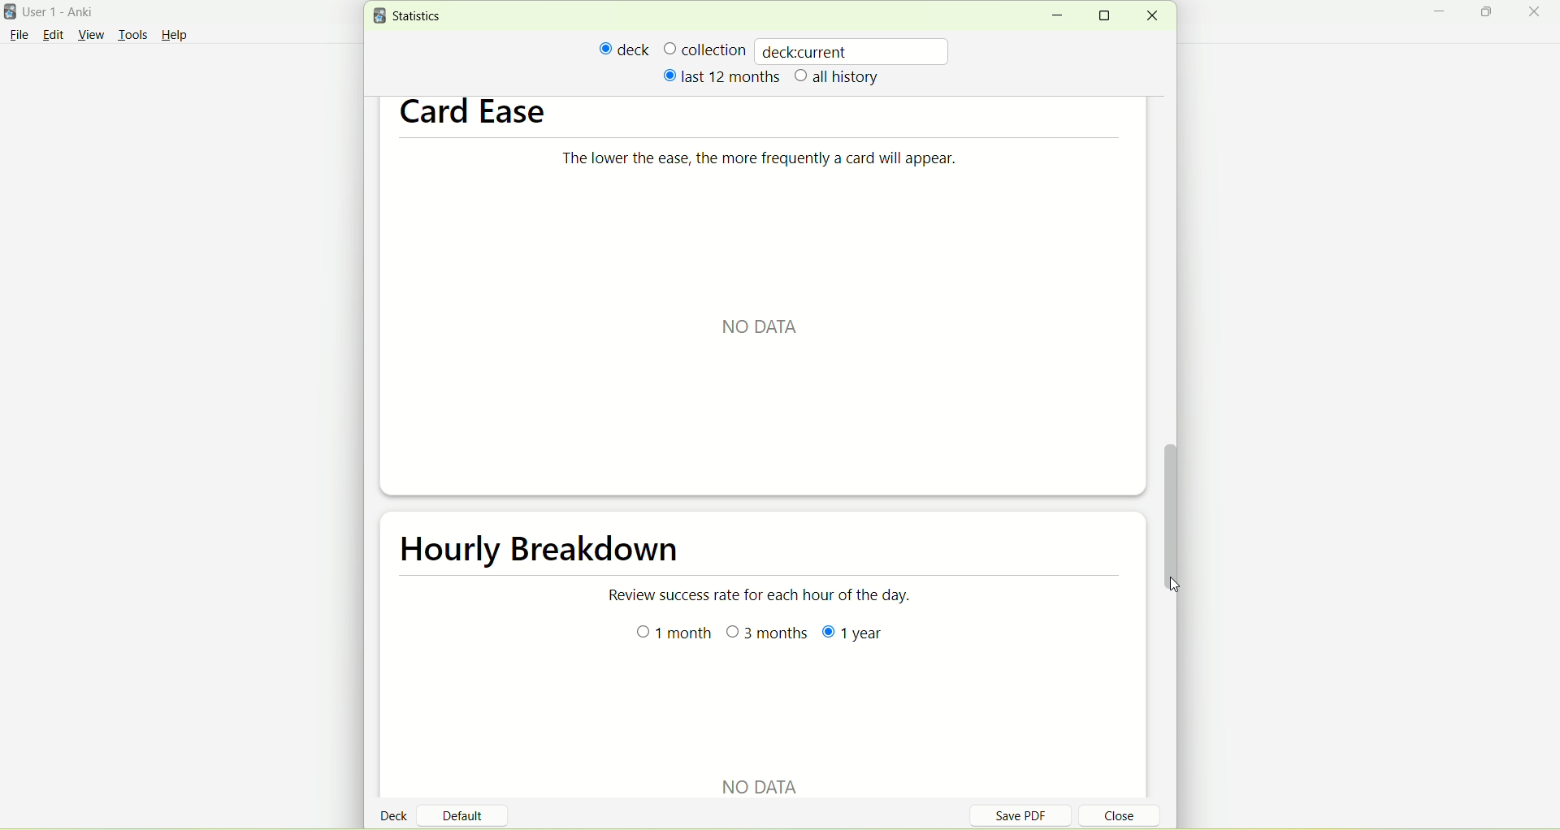  I want to click on close, so click(1110, 818).